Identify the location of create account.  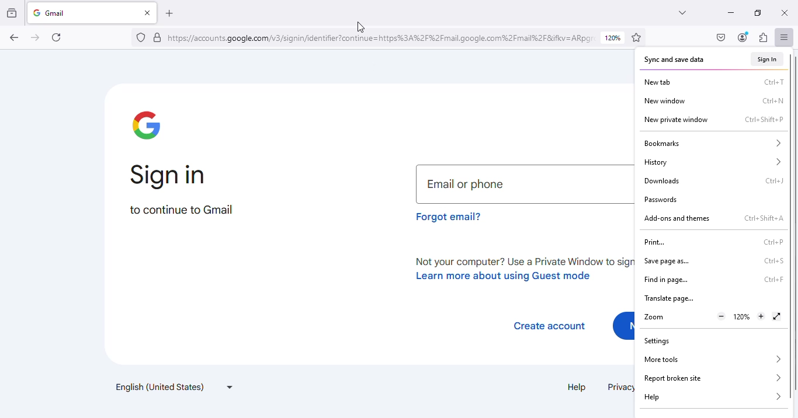
(549, 326).